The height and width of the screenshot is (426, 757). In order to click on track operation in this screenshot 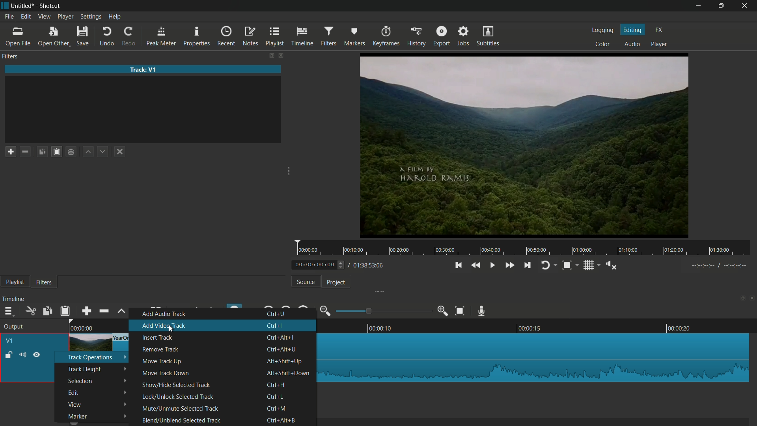, I will do `click(93, 358)`.